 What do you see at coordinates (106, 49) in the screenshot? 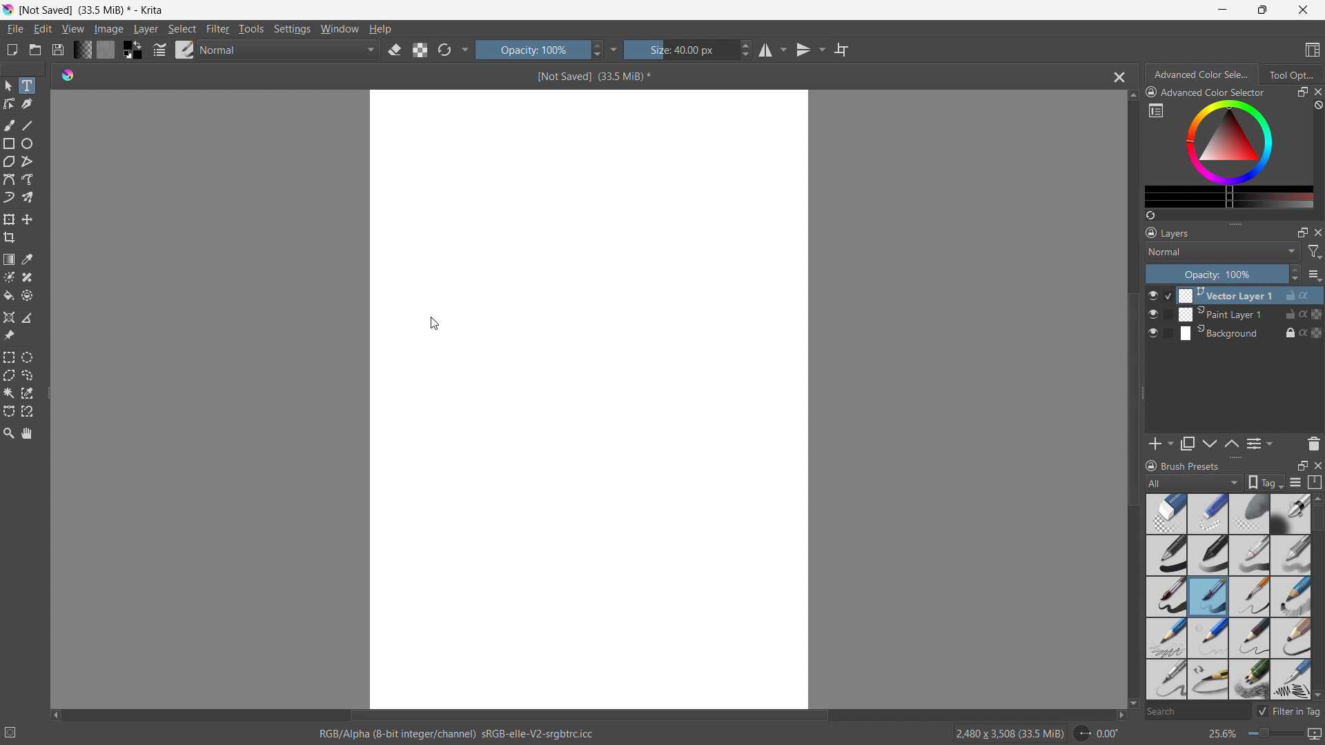
I see `fill pattern` at bounding box center [106, 49].